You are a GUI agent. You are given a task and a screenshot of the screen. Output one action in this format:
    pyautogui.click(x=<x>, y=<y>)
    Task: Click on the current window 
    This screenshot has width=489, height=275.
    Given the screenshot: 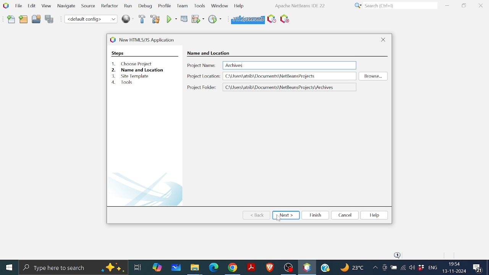 What is the action you would take?
    pyautogui.click(x=149, y=39)
    